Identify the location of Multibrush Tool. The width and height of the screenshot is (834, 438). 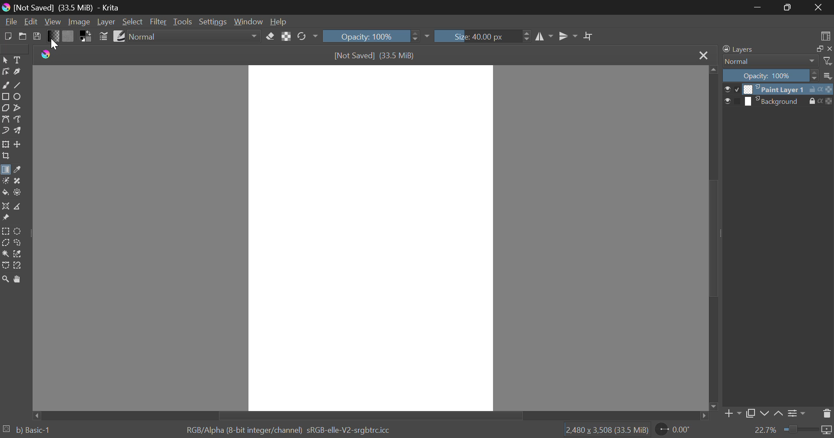
(17, 131).